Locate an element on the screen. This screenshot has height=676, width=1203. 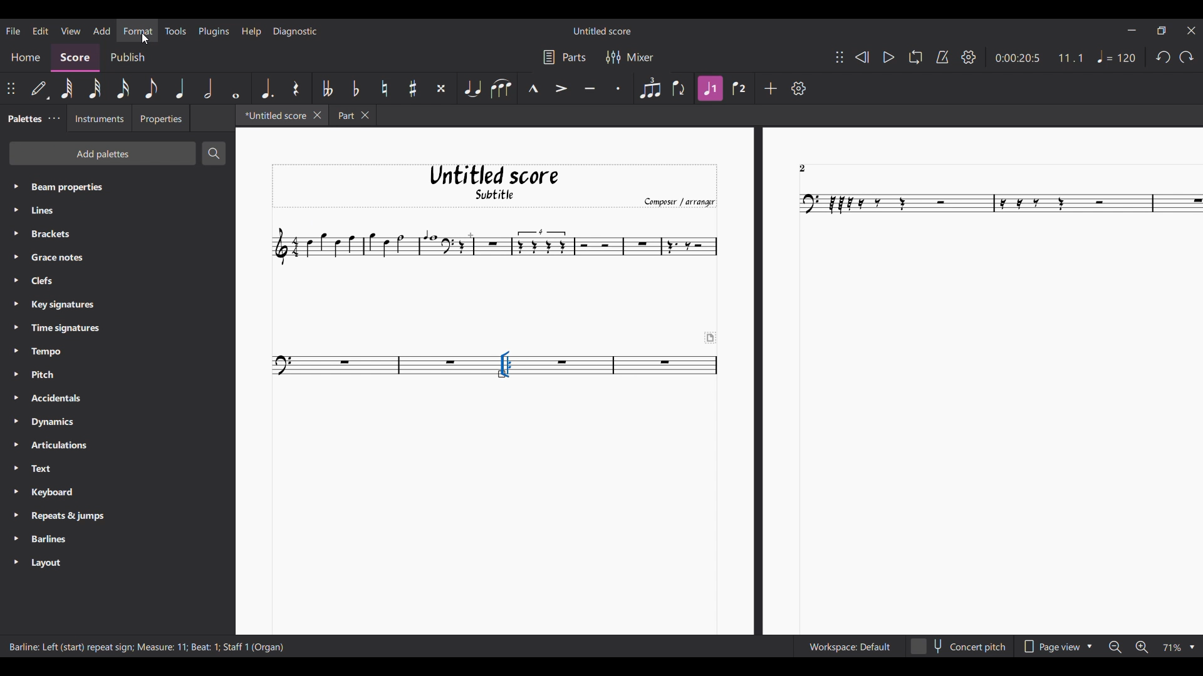
Workspace settings is located at coordinates (849, 647).